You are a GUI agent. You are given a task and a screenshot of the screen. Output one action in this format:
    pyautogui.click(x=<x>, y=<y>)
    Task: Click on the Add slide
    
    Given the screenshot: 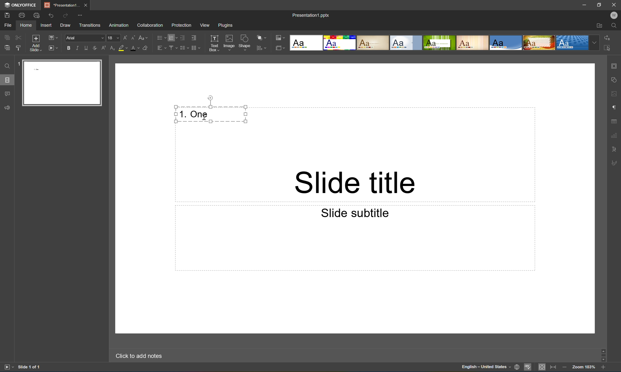 What is the action you would take?
    pyautogui.click(x=35, y=43)
    